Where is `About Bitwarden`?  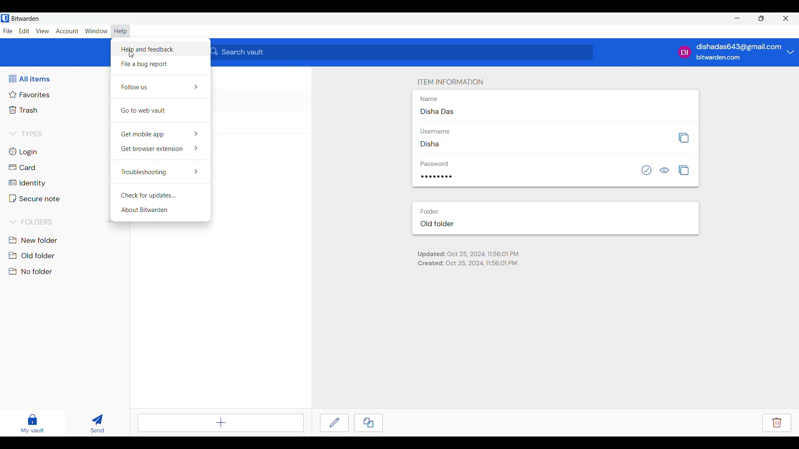 About Bitwarden is located at coordinates (161, 210).